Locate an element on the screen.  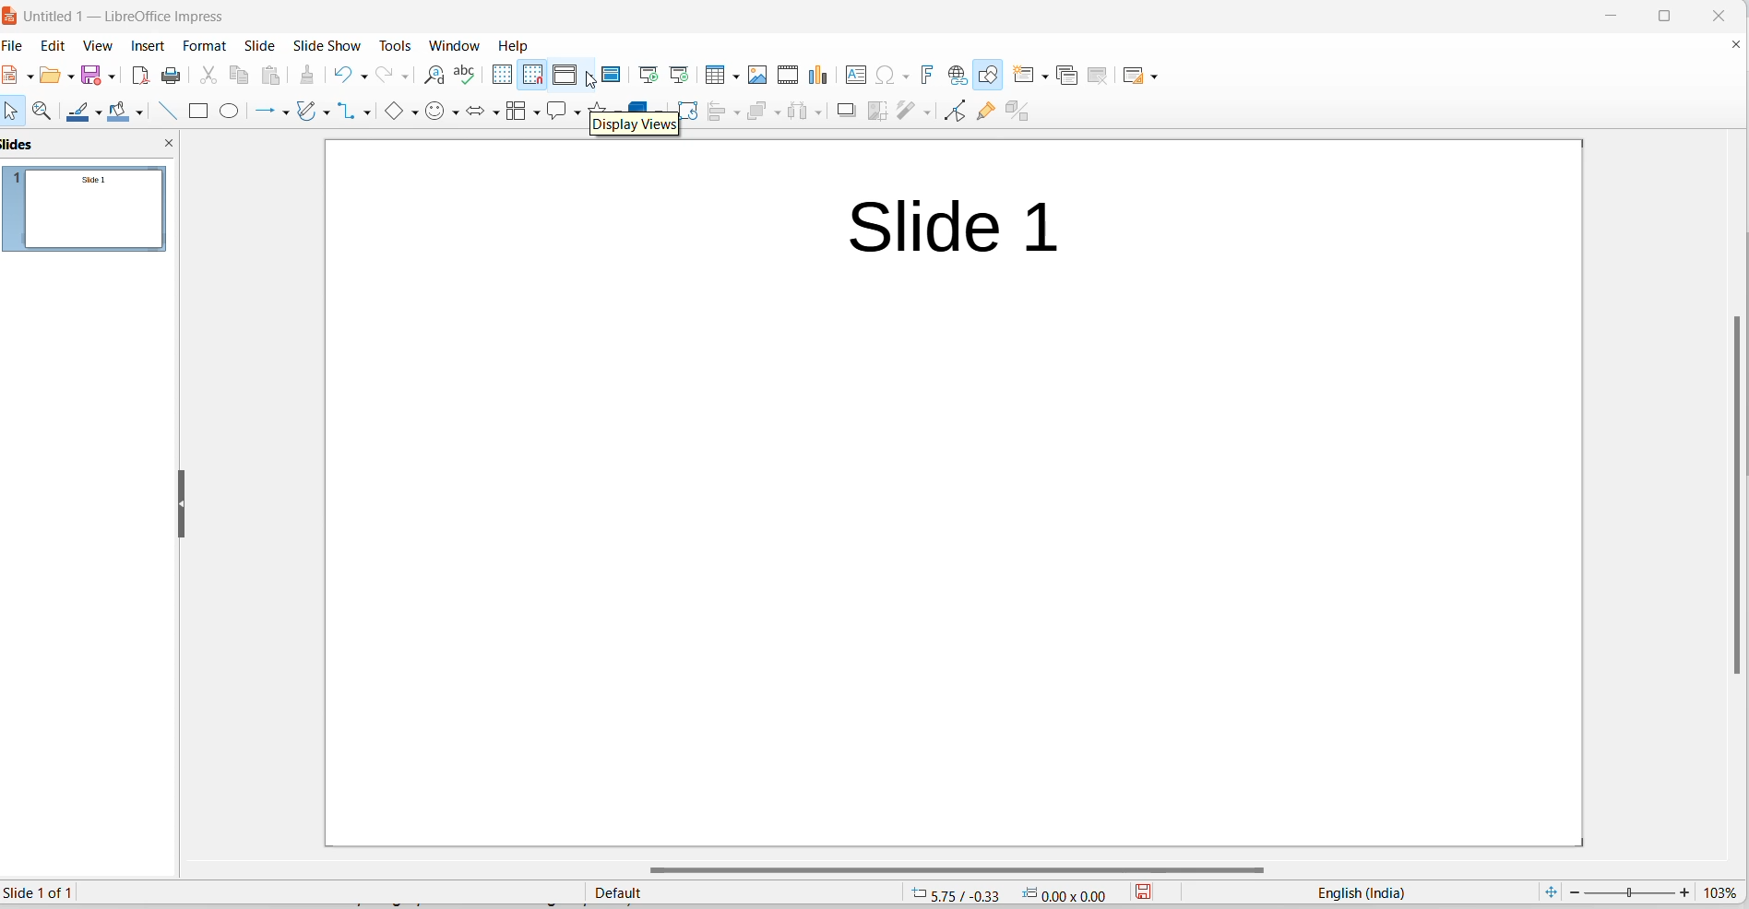
insert special characters is located at coordinates (885, 76).